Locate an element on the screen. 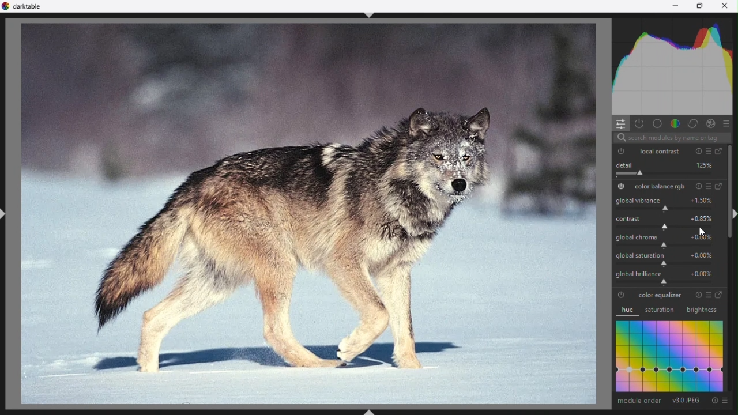  saturation is located at coordinates (662, 310).